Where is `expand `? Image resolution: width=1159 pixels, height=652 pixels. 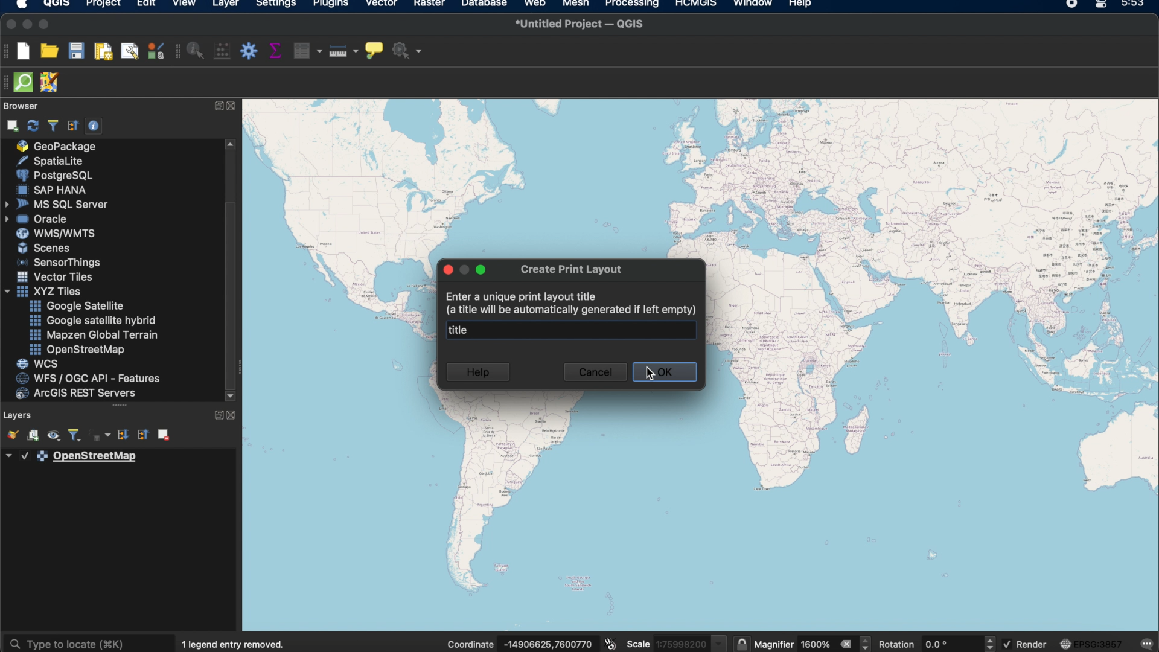 expand  is located at coordinates (217, 414).